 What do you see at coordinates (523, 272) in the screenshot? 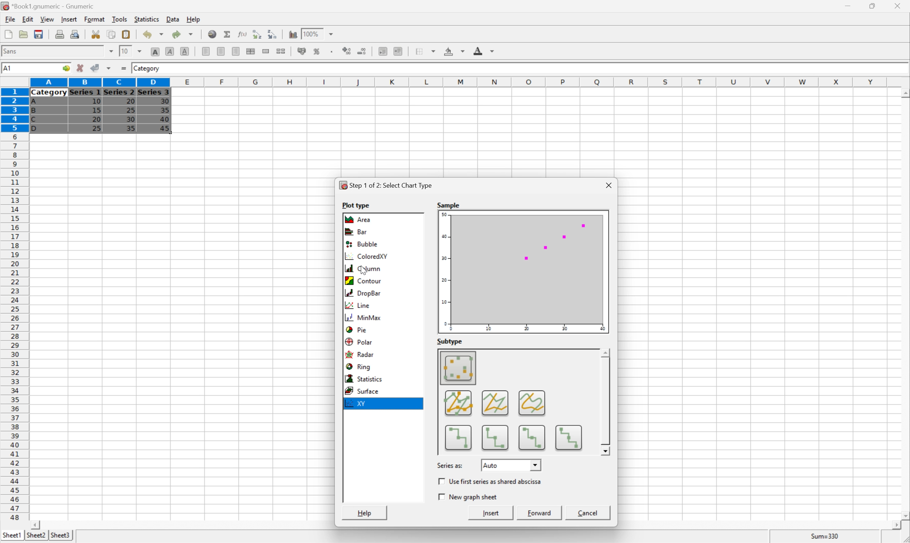
I see `Sample` at bounding box center [523, 272].